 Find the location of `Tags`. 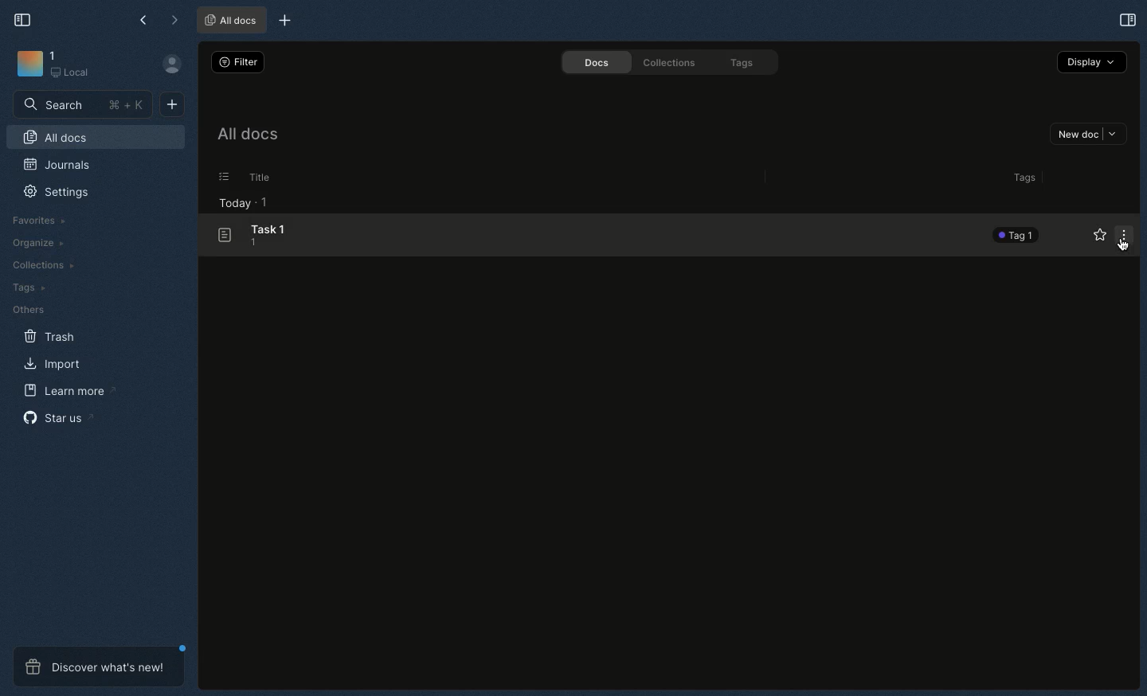

Tags is located at coordinates (24, 287).